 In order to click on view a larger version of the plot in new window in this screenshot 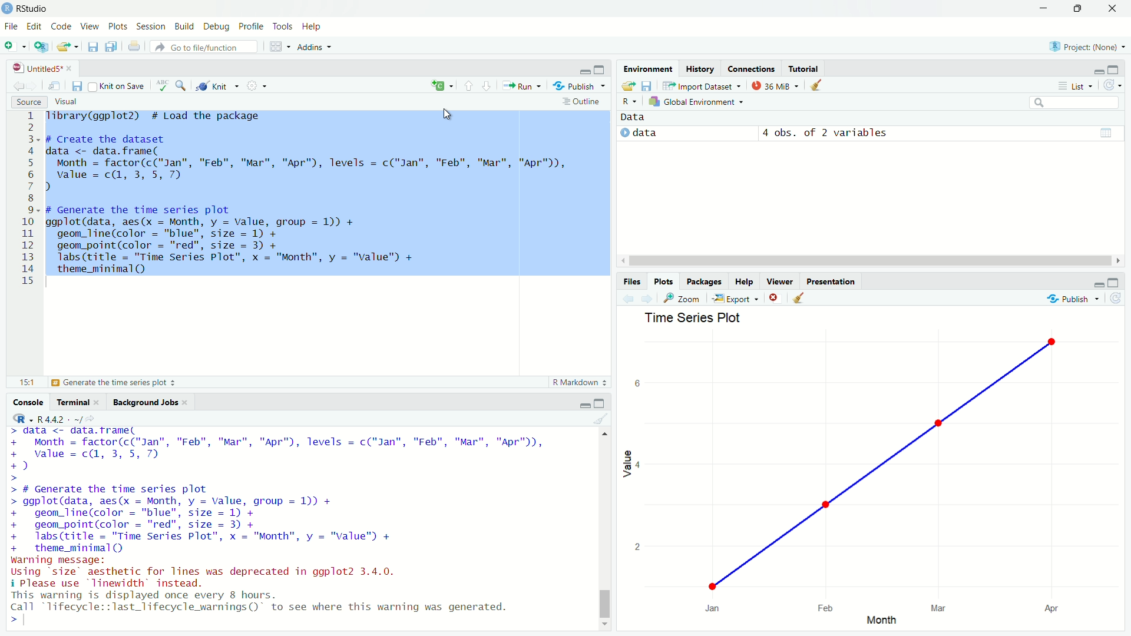, I will do `click(684, 298)`.